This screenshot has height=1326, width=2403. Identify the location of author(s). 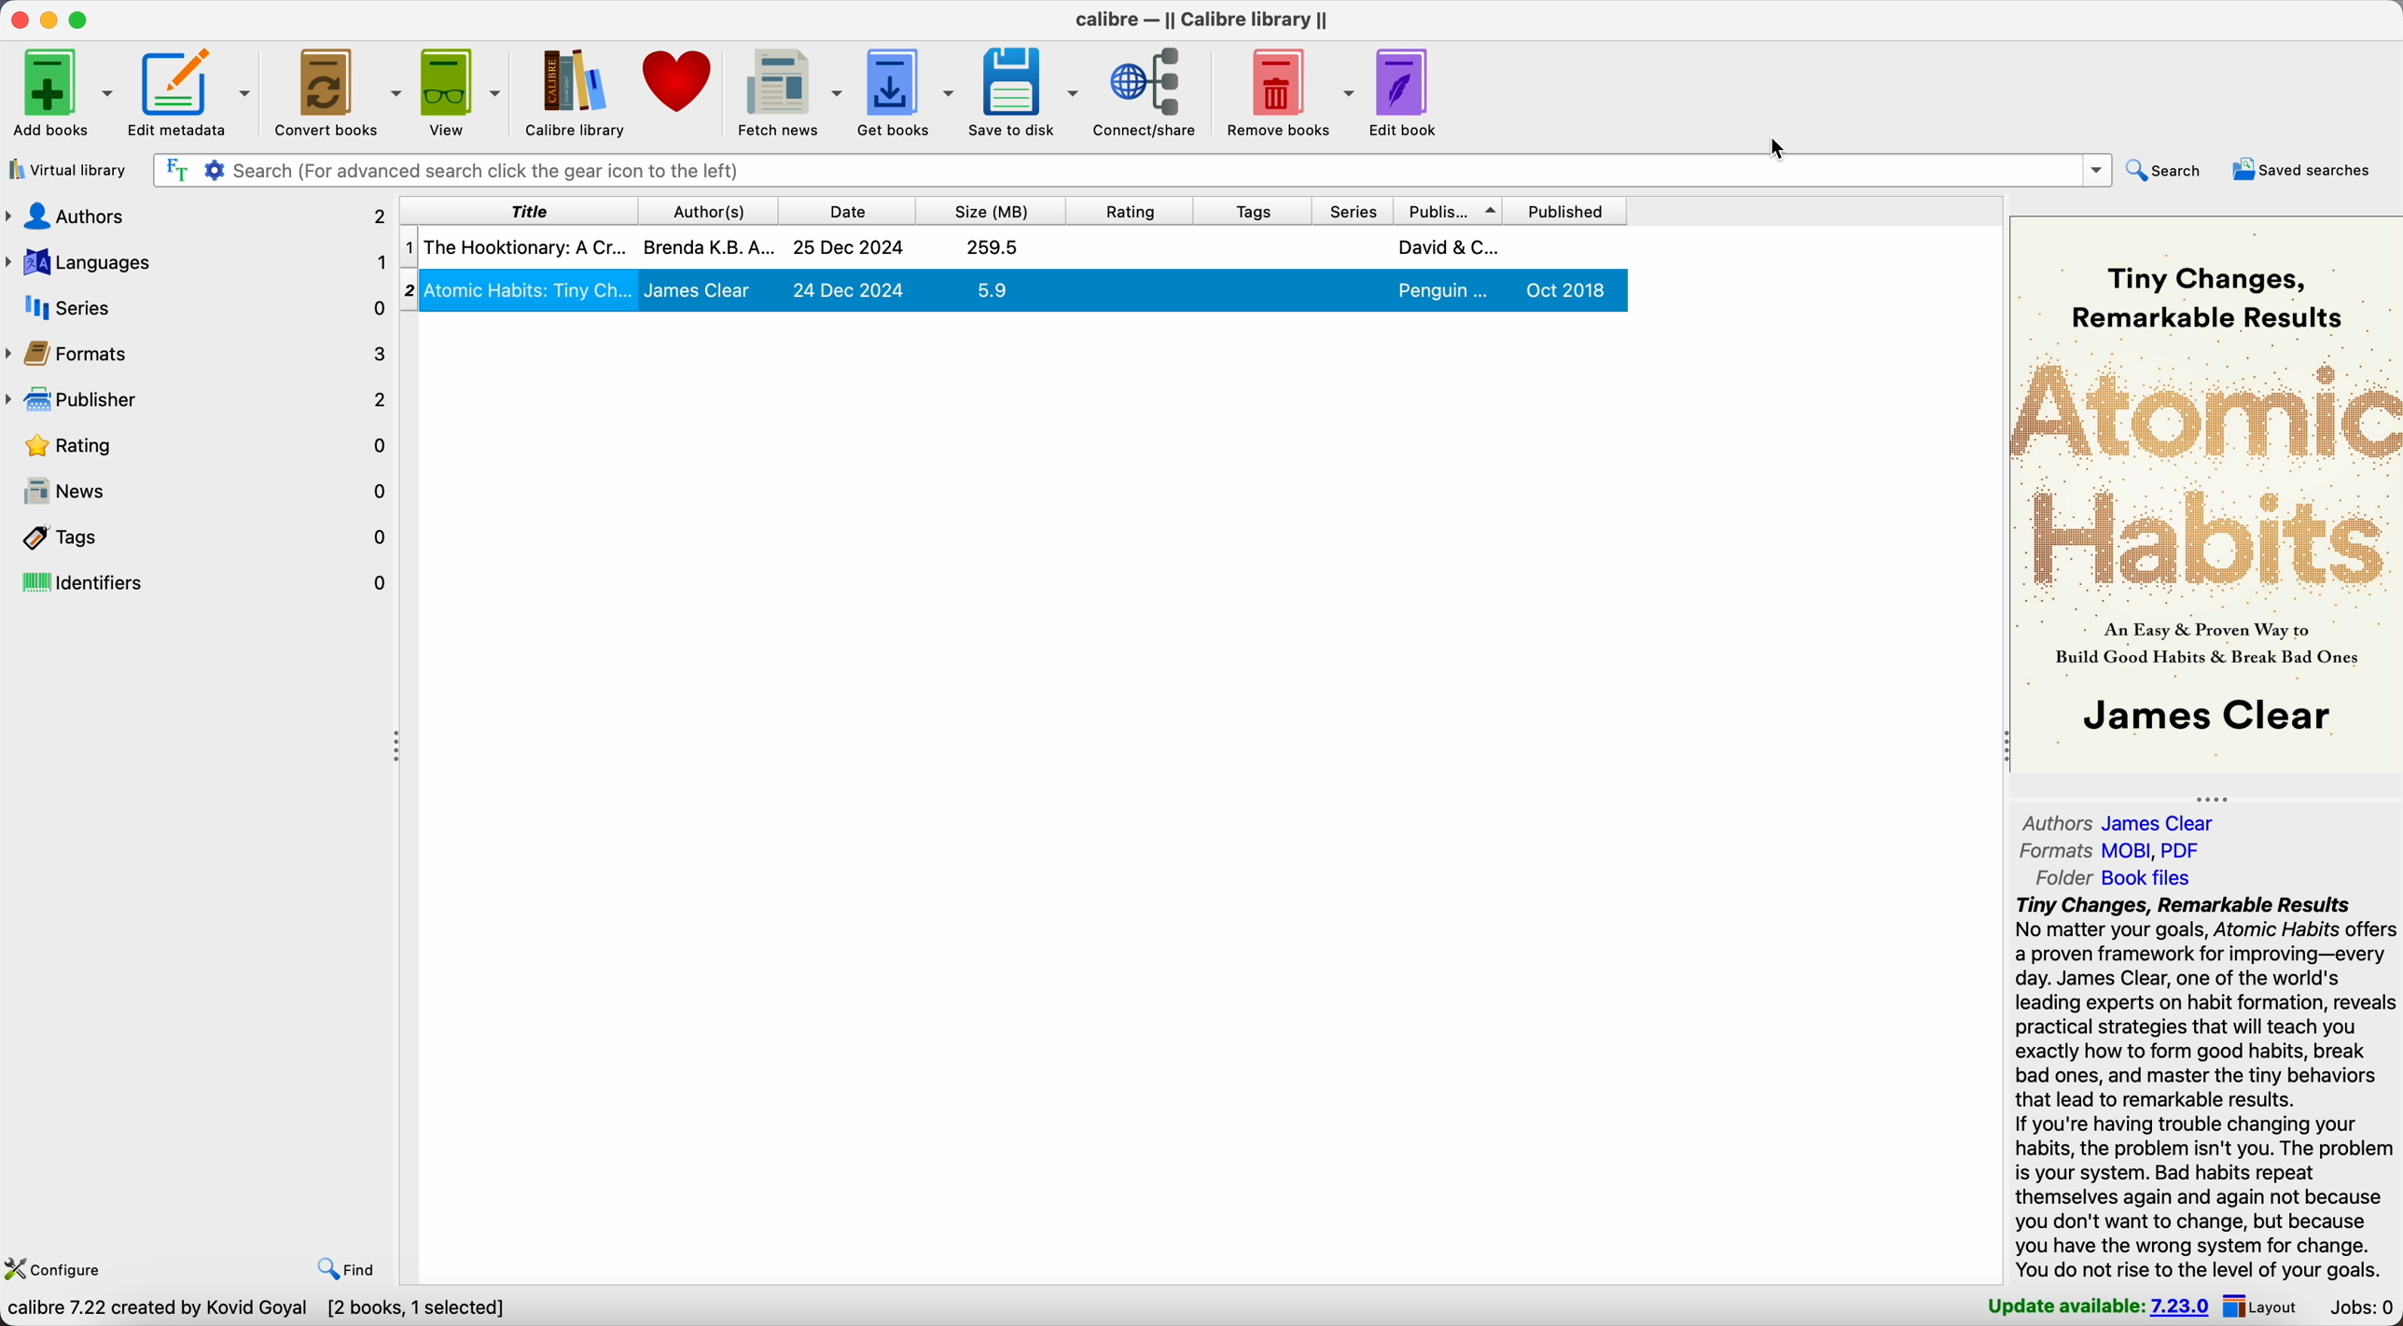
(704, 209).